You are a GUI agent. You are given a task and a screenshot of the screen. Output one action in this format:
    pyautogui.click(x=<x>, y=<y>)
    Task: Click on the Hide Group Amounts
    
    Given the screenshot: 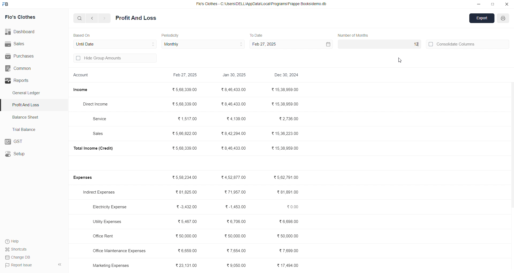 What is the action you would take?
    pyautogui.click(x=114, y=59)
    